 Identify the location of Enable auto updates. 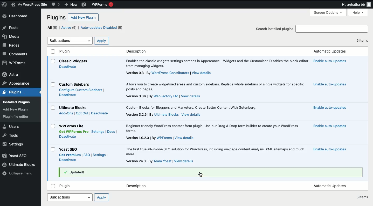
(329, 107).